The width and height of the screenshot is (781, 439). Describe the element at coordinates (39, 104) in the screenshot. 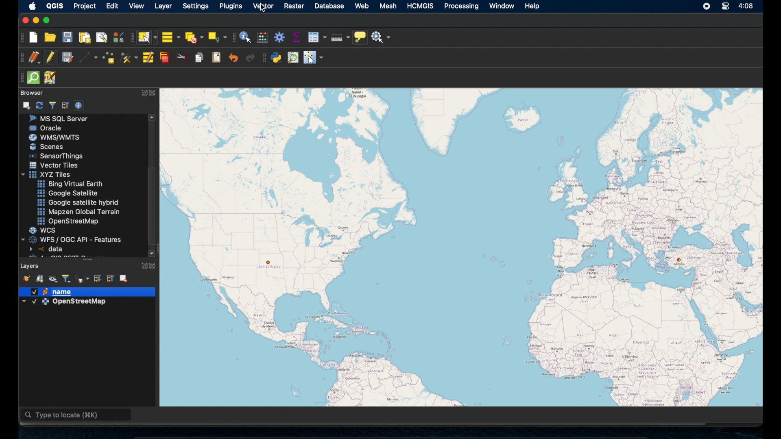

I see `refresh` at that location.